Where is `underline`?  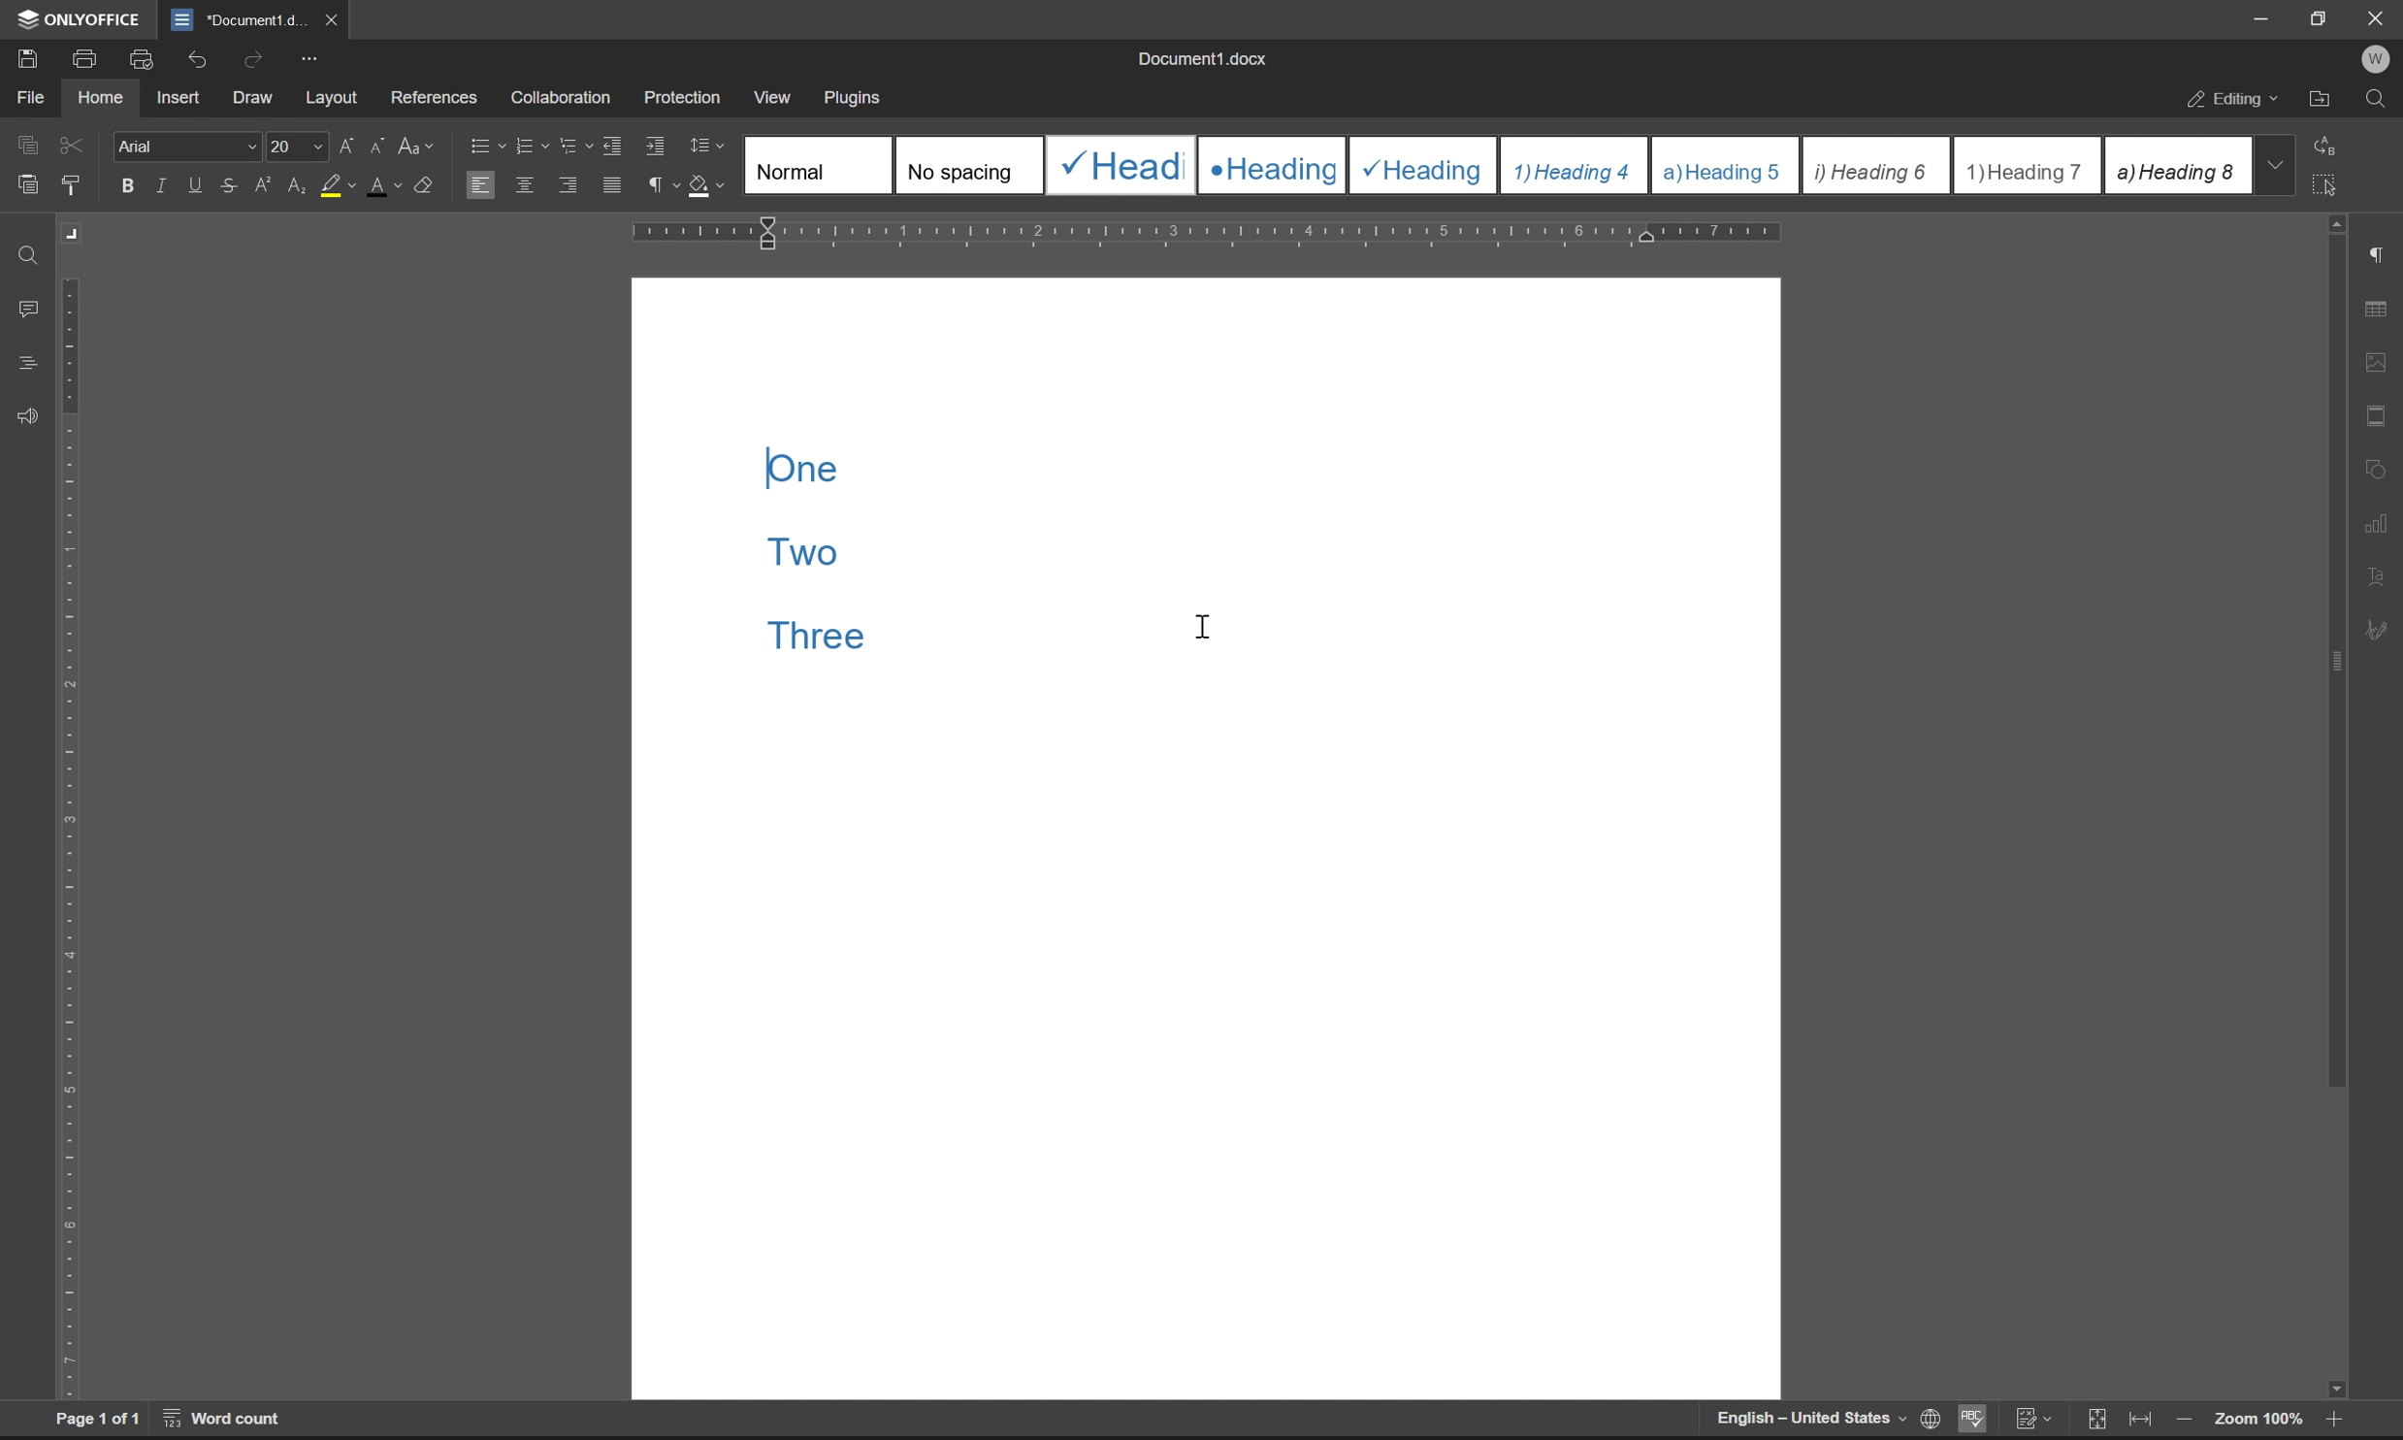
underline is located at coordinates (197, 185).